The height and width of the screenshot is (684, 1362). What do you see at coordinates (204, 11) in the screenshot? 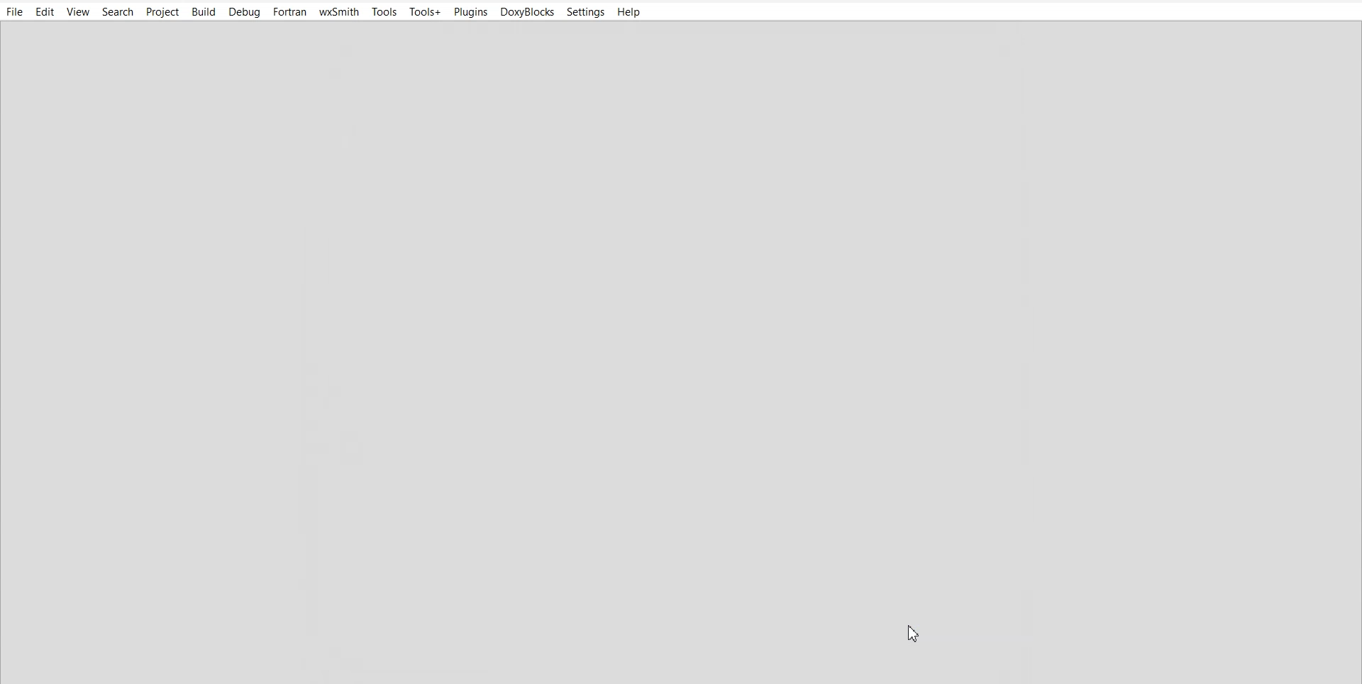
I see `Build` at bounding box center [204, 11].